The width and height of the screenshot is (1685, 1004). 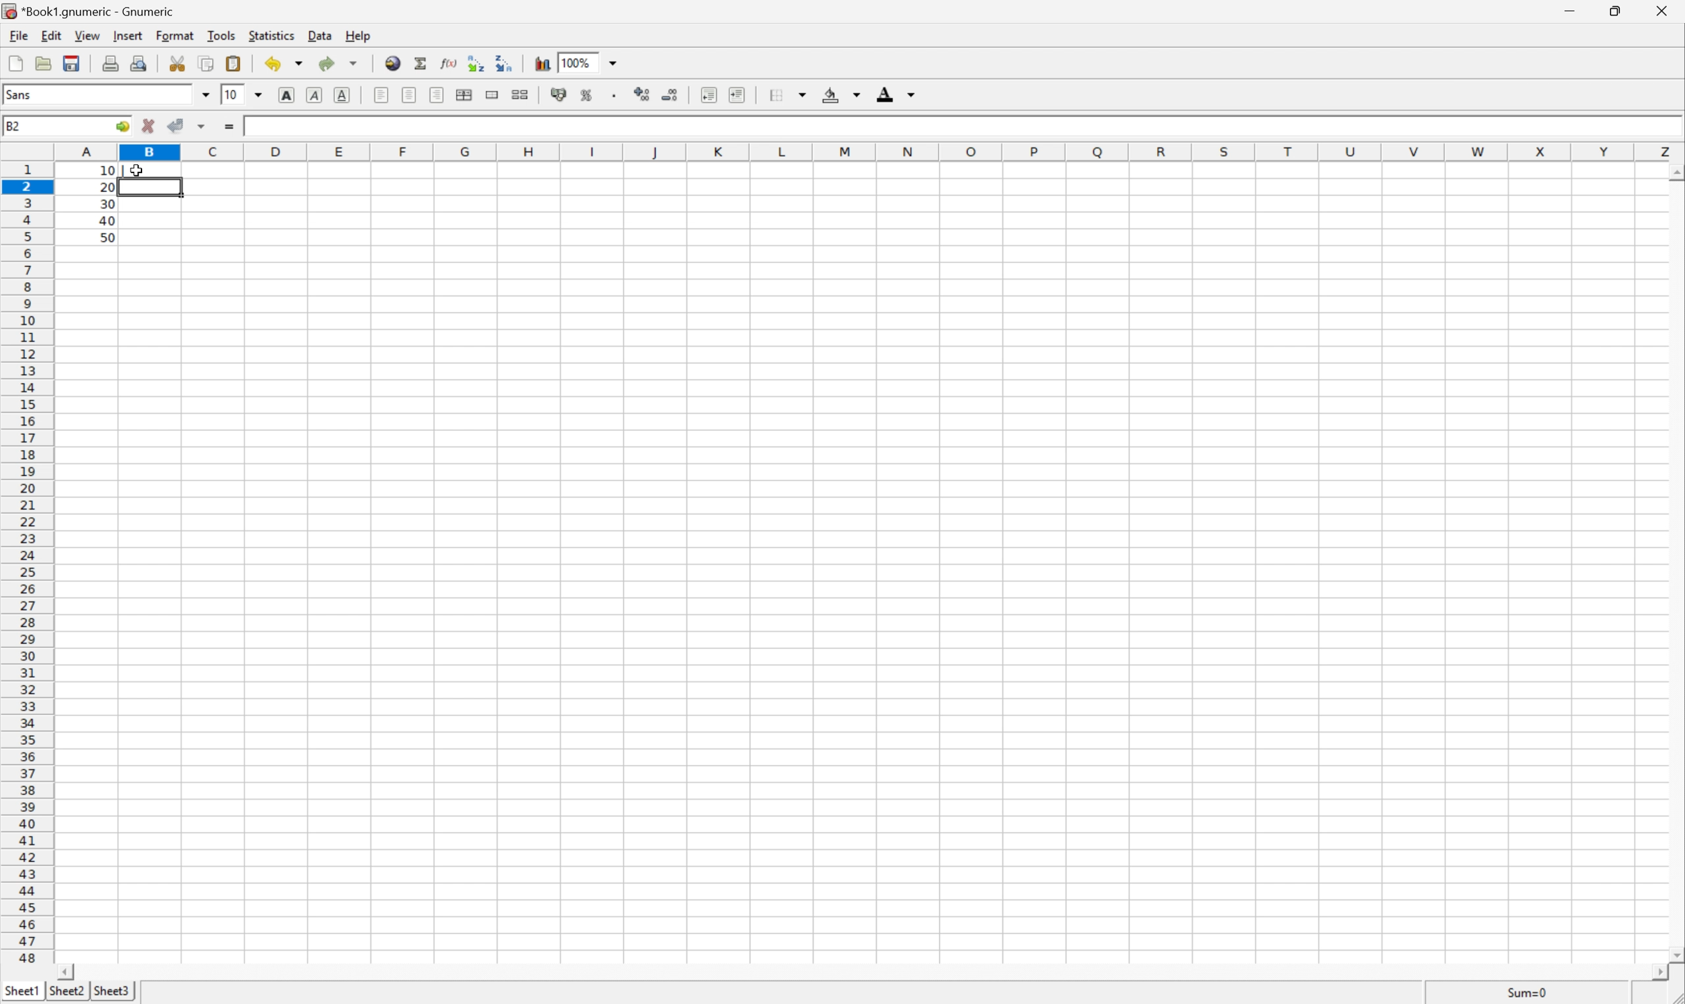 I want to click on Drop Down, so click(x=614, y=61).